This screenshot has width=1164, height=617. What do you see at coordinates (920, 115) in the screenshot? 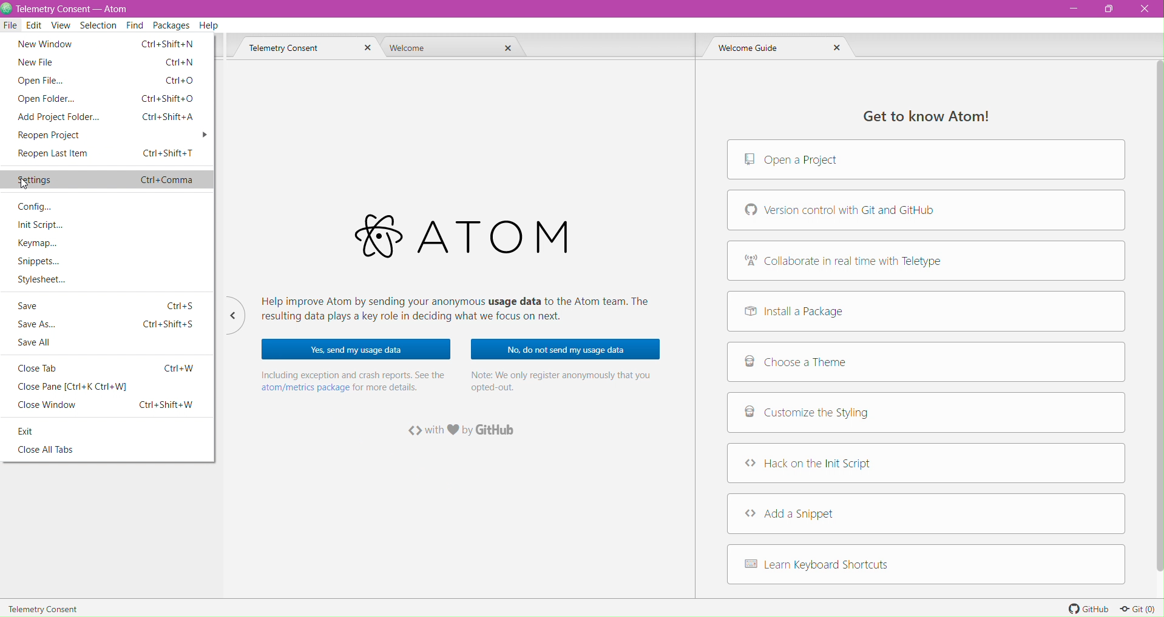
I see `Get to know Atom` at bounding box center [920, 115].